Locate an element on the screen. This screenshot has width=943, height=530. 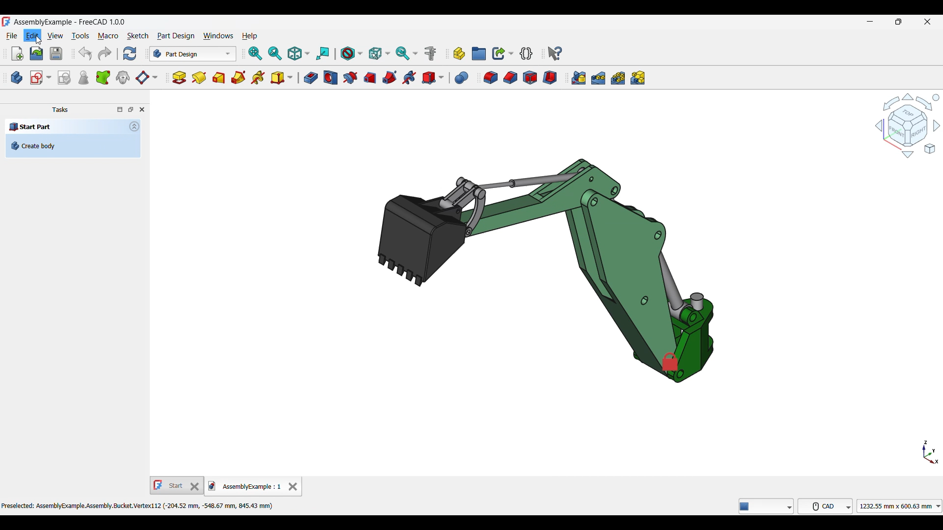
Show in smaller tab is located at coordinates (899, 22).